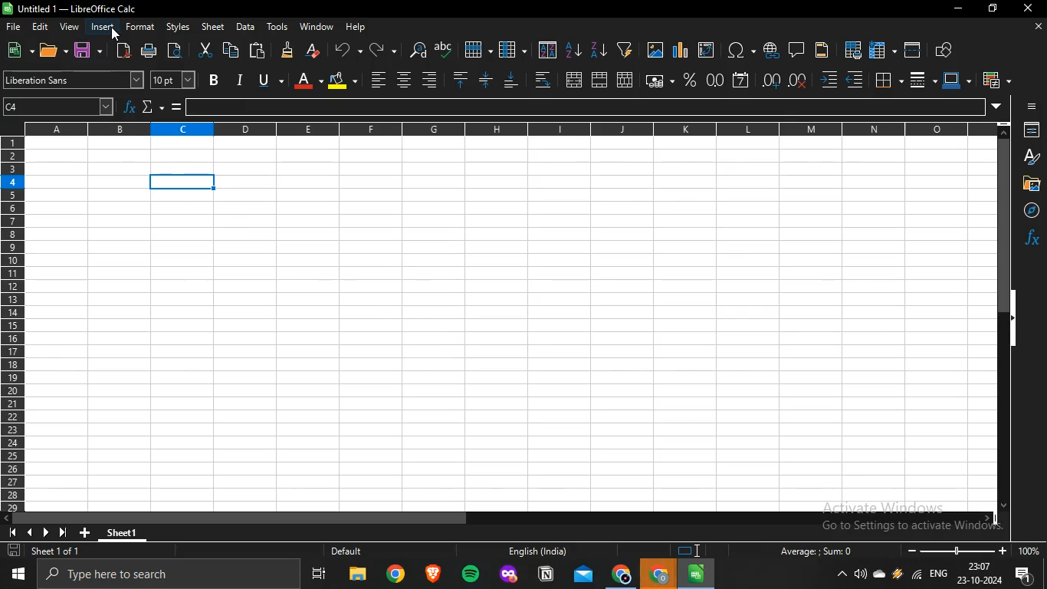  Describe the element at coordinates (141, 26) in the screenshot. I see `format` at that location.